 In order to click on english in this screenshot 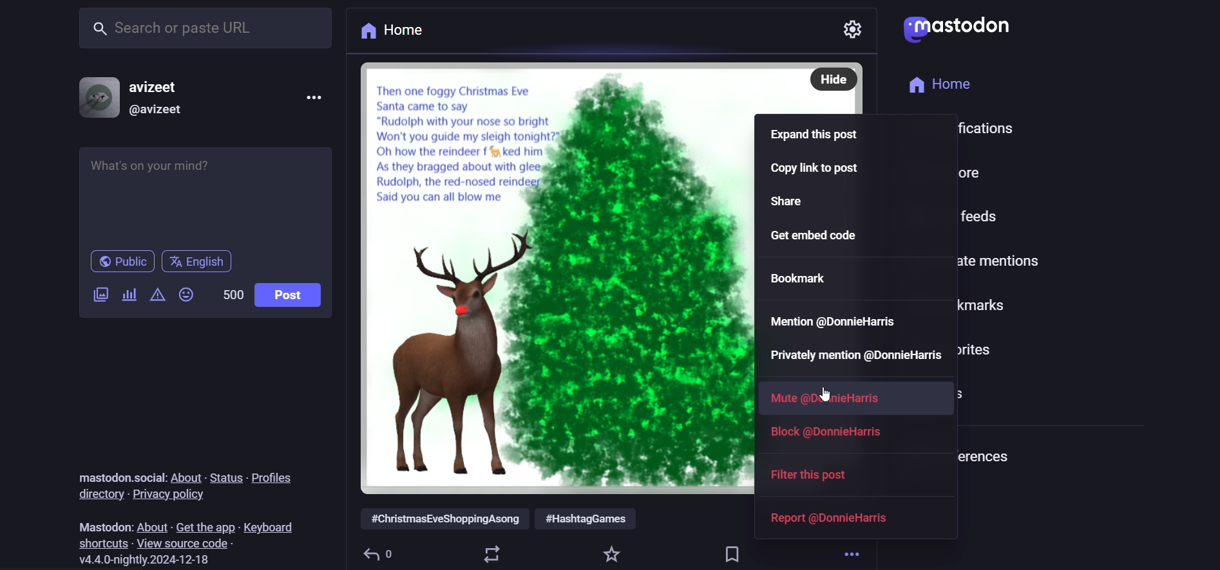, I will do `click(198, 263)`.